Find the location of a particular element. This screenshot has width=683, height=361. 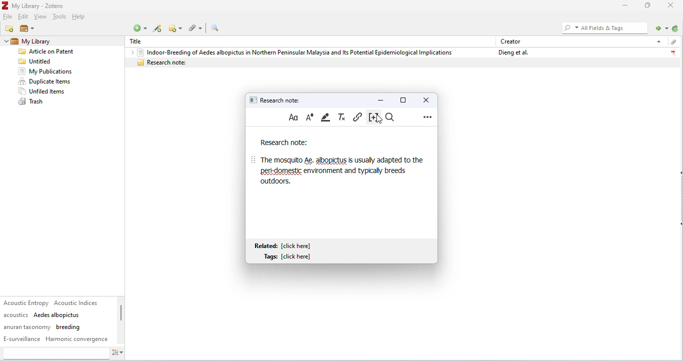

unfiled items is located at coordinates (43, 91).